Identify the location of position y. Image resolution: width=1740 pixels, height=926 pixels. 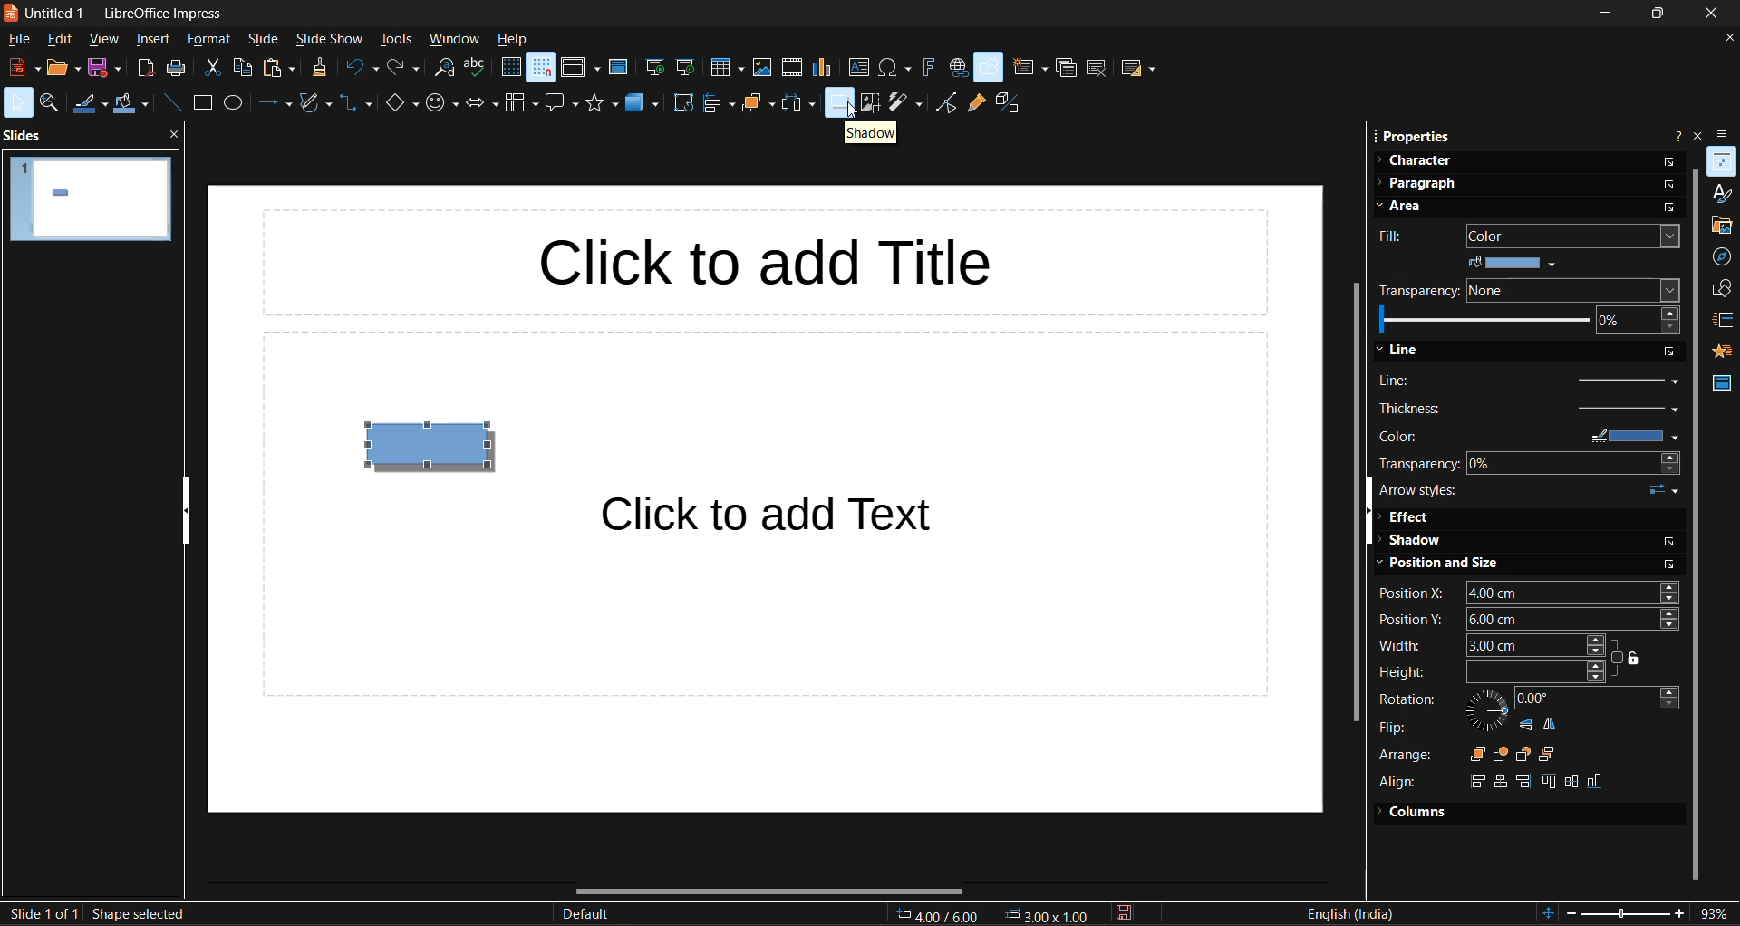
(1529, 619).